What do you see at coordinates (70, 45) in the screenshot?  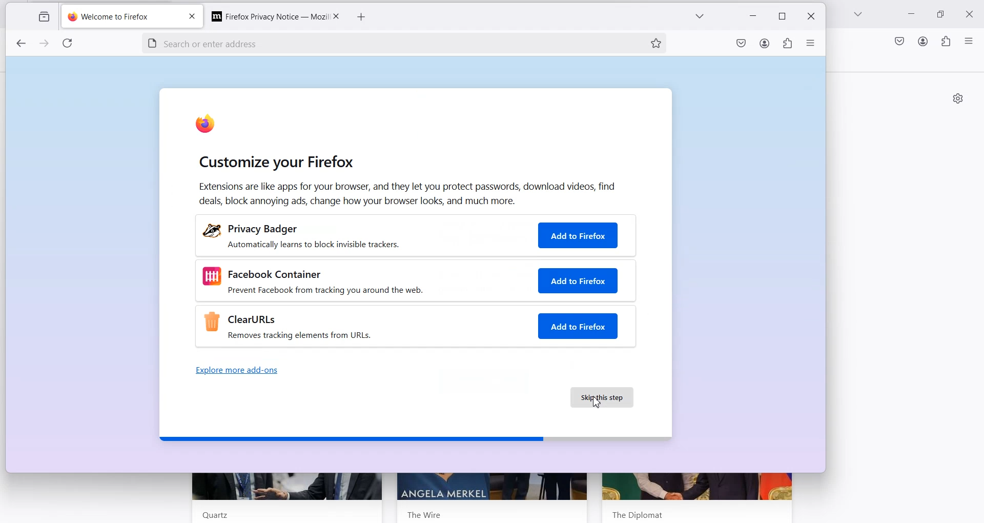 I see `refresh page` at bounding box center [70, 45].